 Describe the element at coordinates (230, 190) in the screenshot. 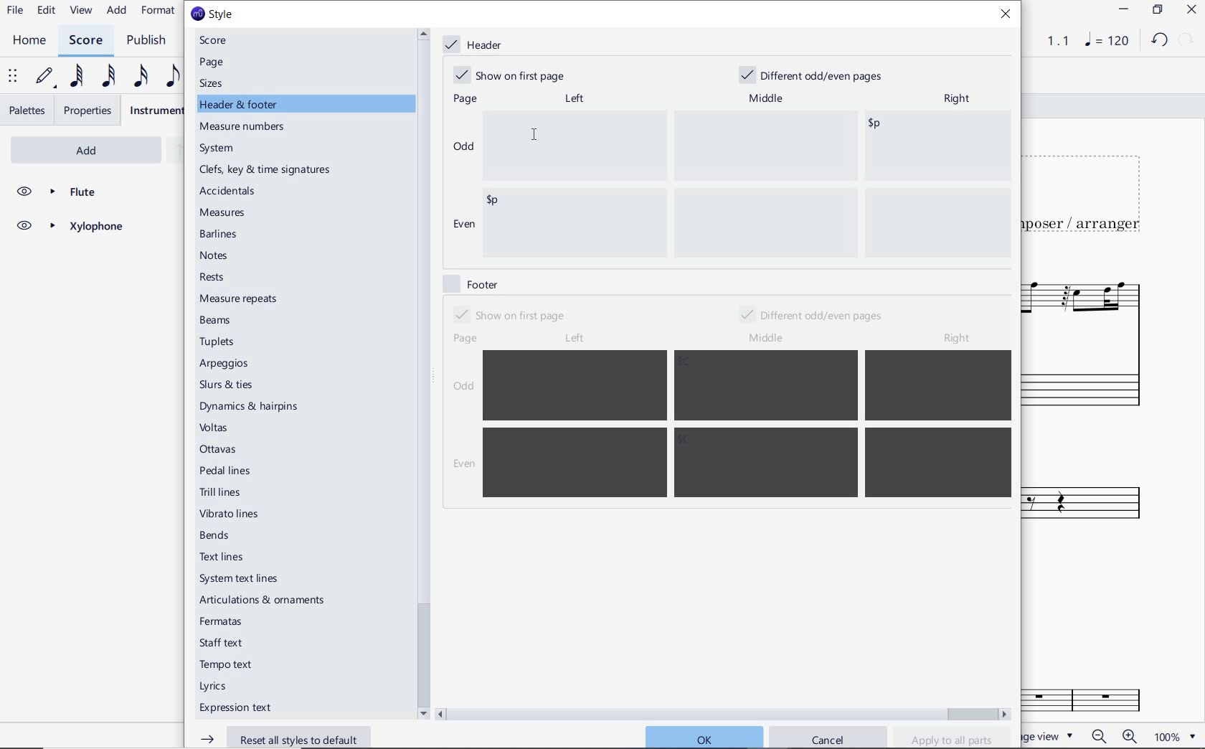

I see `accidentals` at that location.